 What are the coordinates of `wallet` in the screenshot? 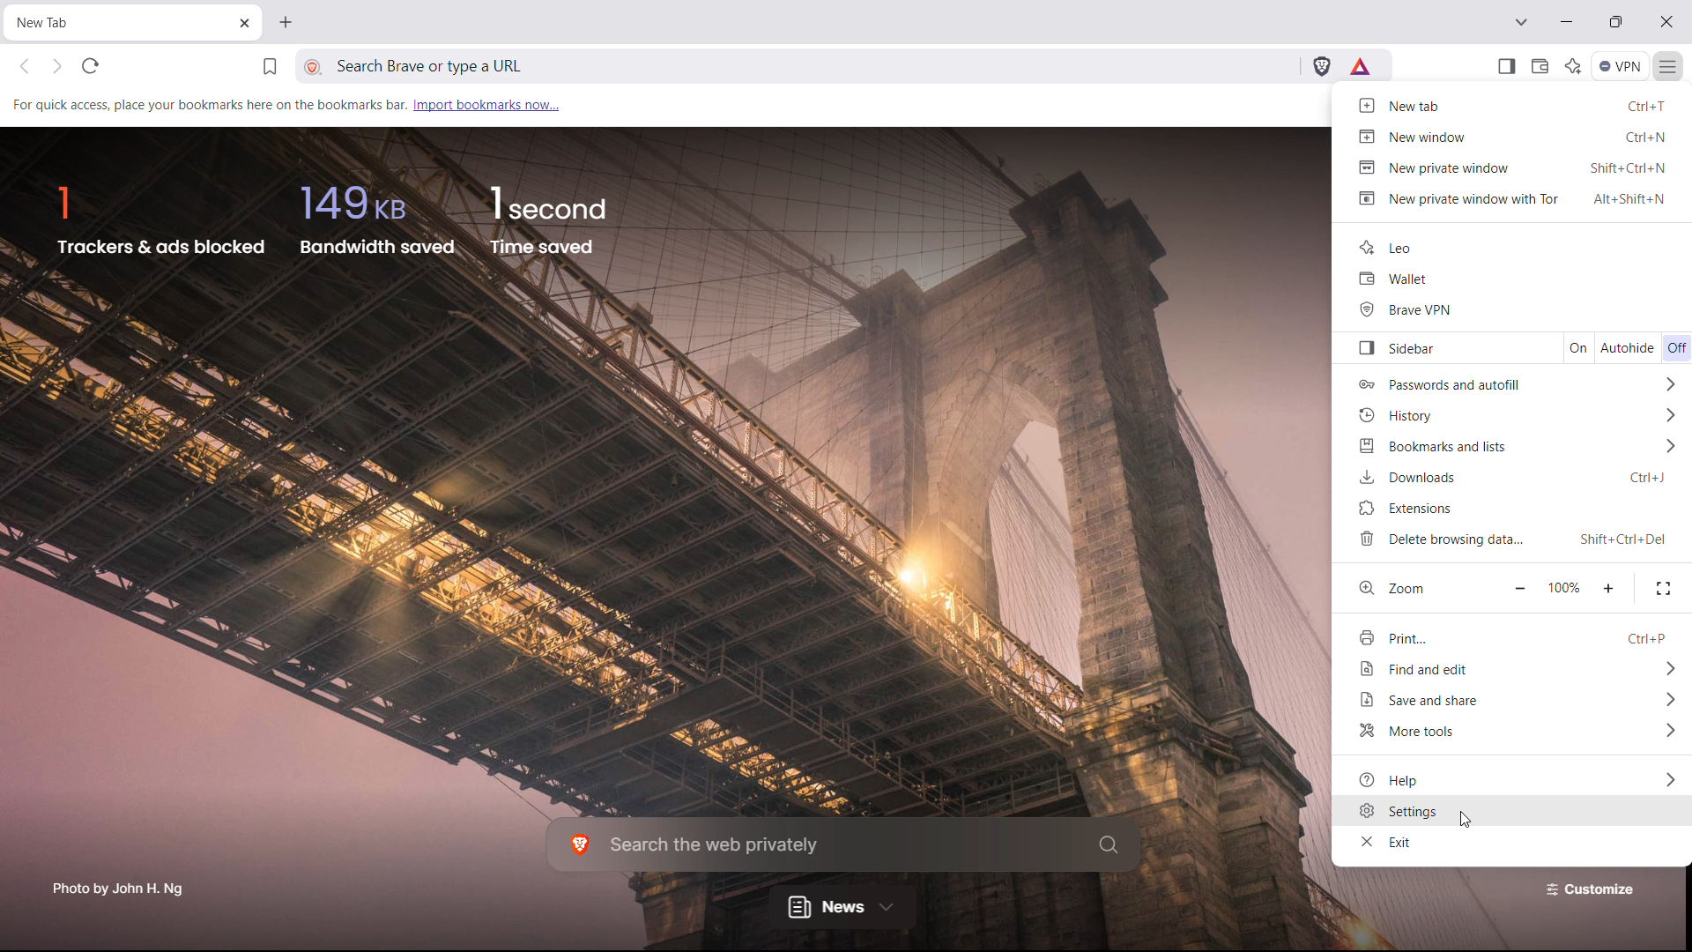 It's located at (1511, 278).